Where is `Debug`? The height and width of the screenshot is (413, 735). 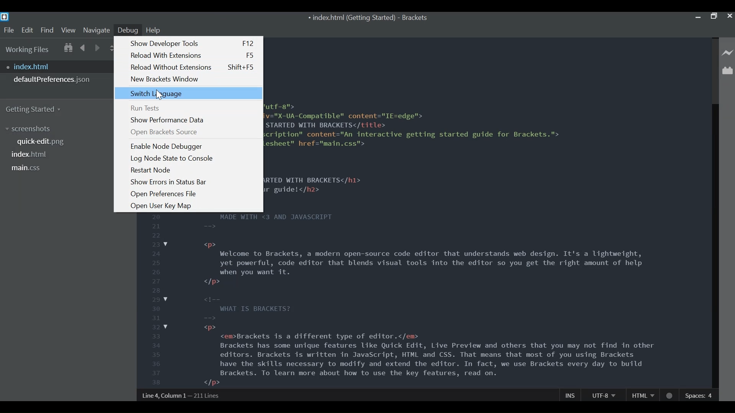 Debug is located at coordinates (127, 30).